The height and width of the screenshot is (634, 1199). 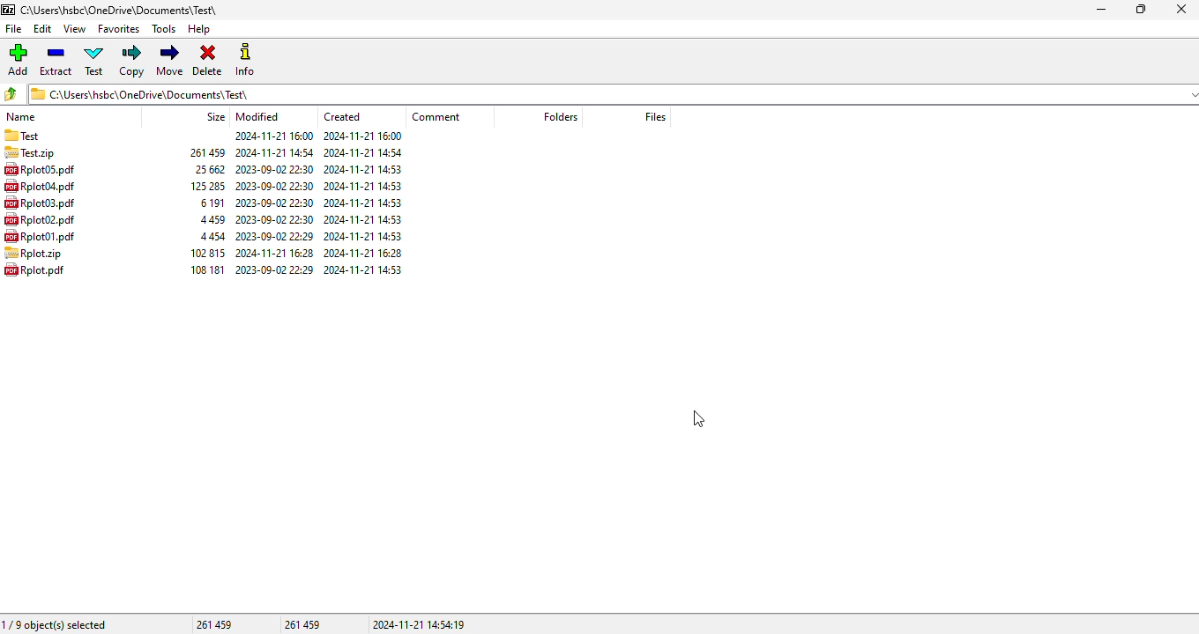 What do you see at coordinates (363, 236) in the screenshot?
I see `created date & time` at bounding box center [363, 236].